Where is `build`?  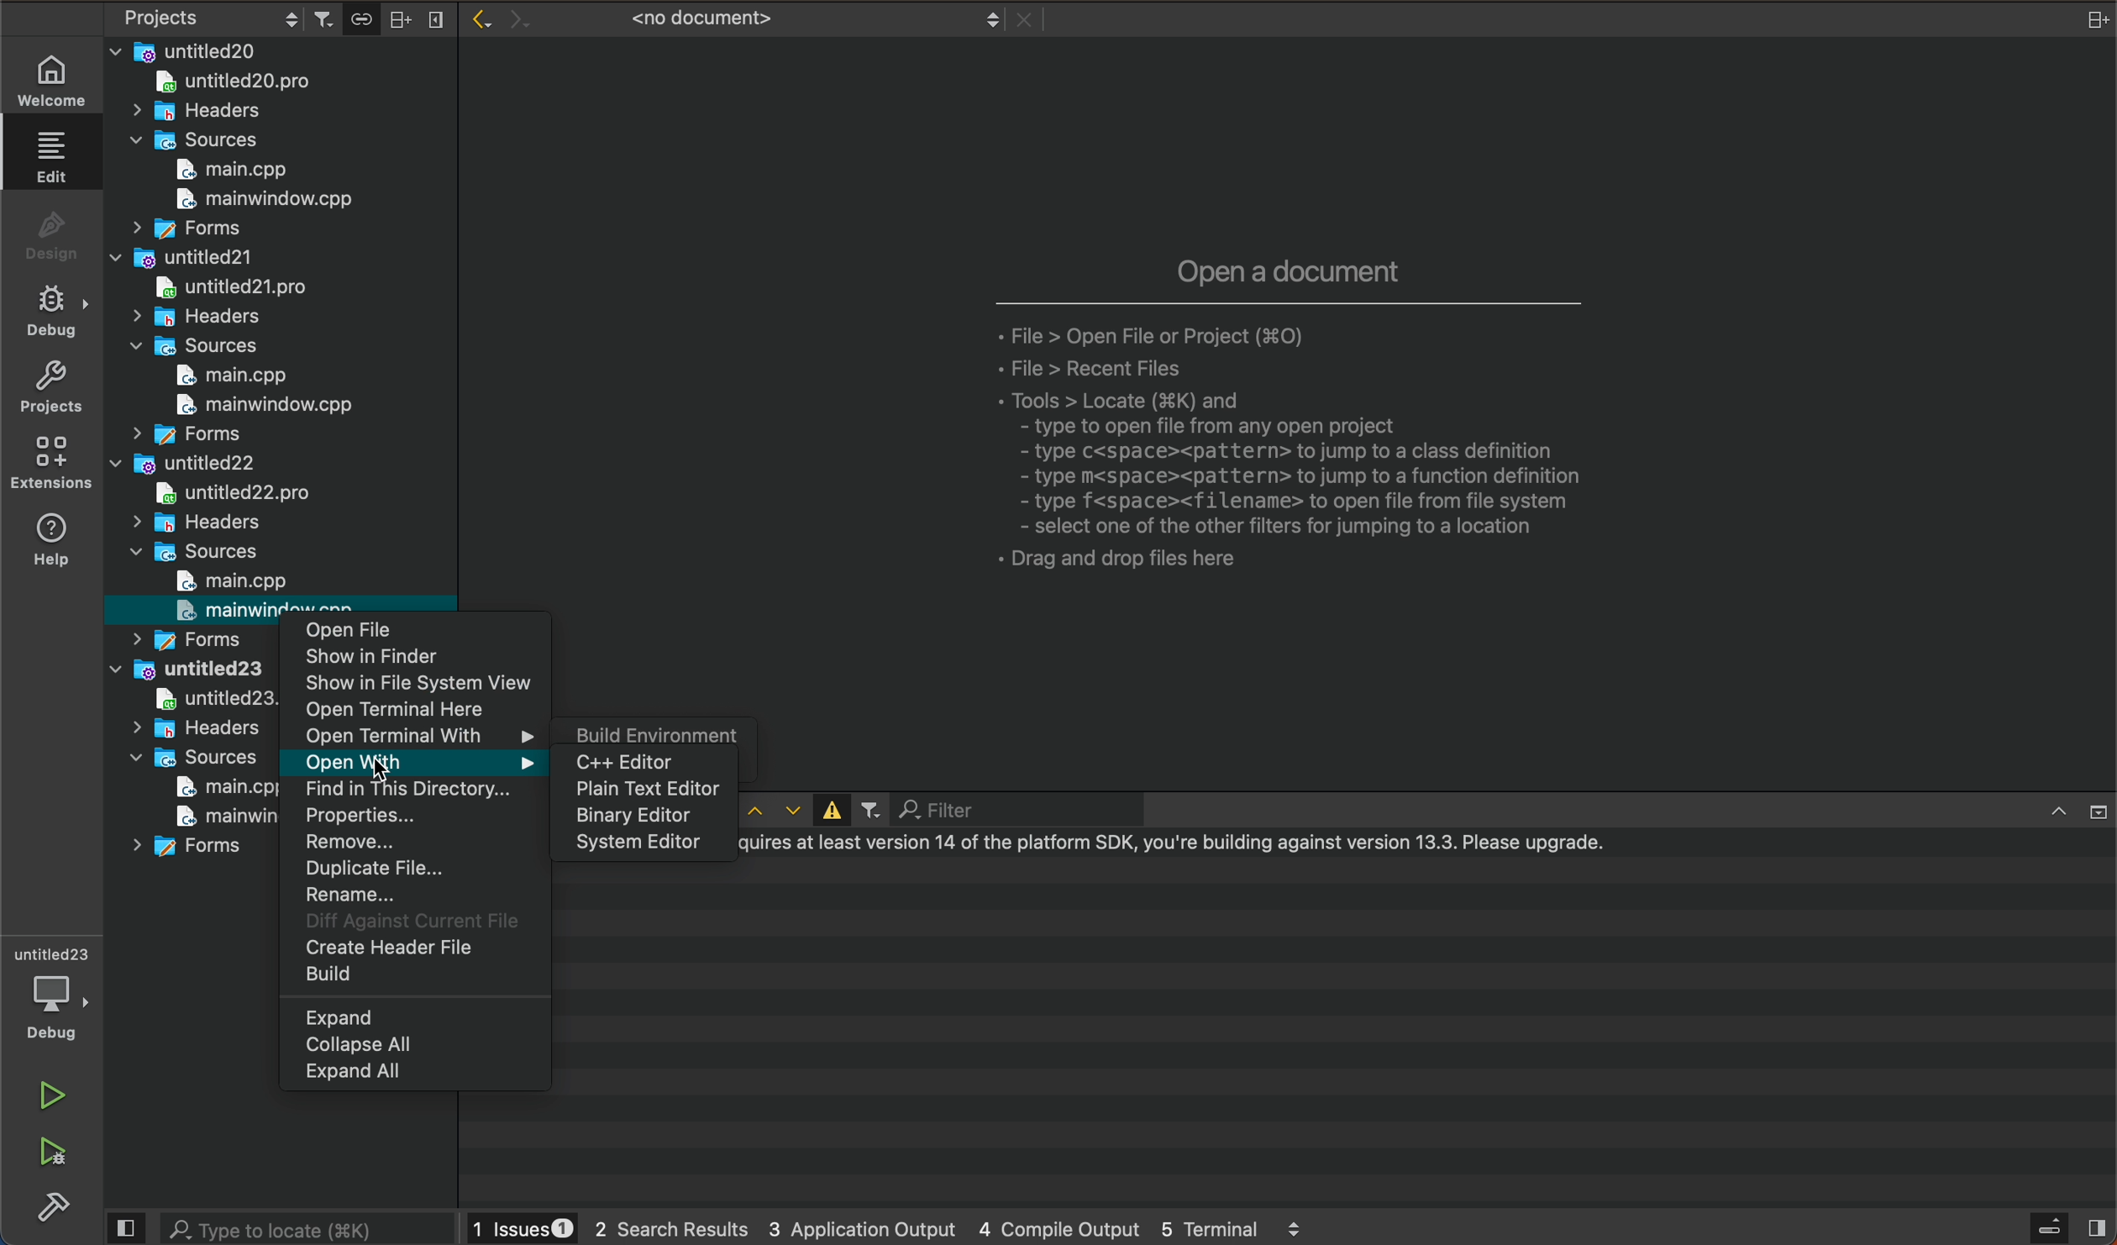 build is located at coordinates (410, 976).